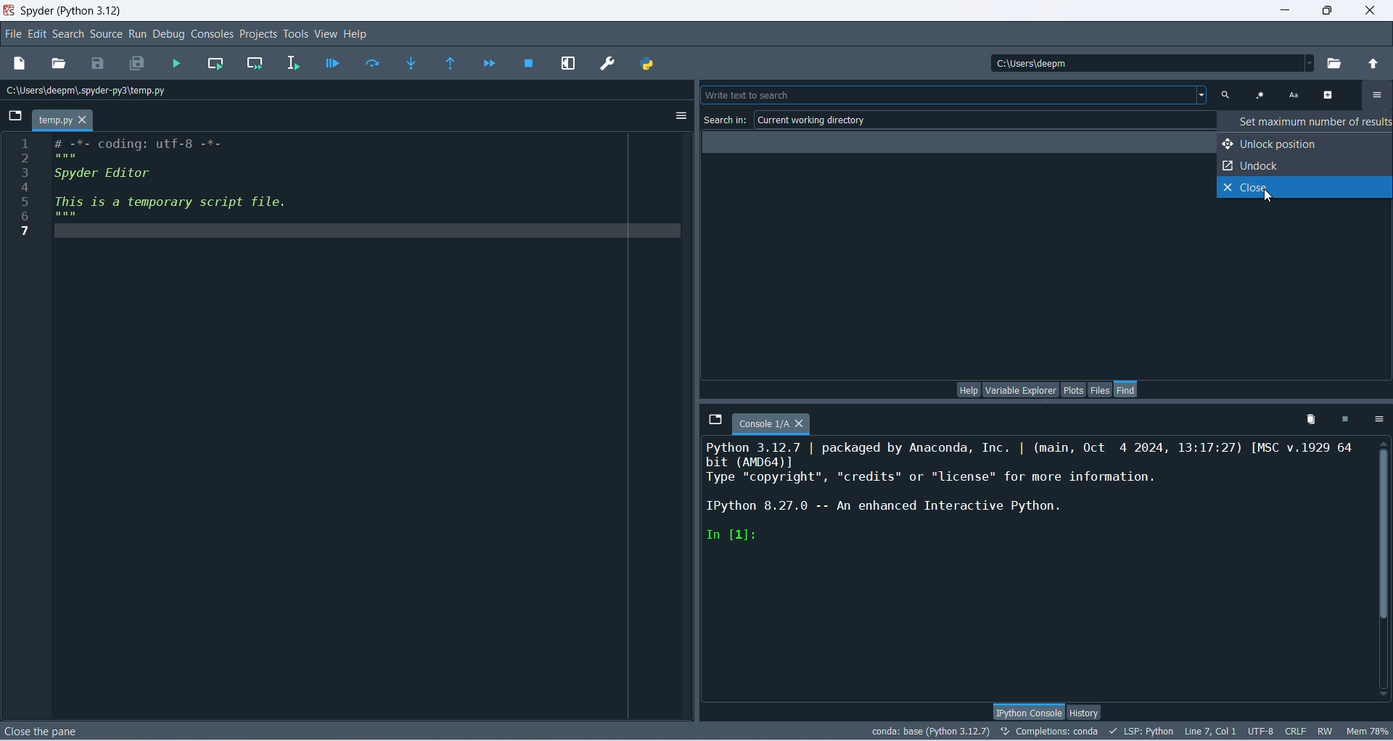 The image size is (1393, 741). Describe the element at coordinates (12, 116) in the screenshot. I see `browse tabs` at that location.